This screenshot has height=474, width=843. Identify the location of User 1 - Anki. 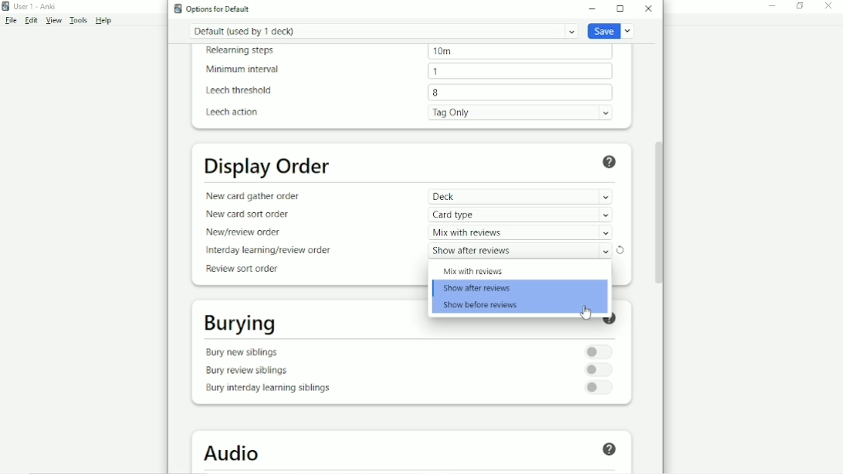
(35, 6).